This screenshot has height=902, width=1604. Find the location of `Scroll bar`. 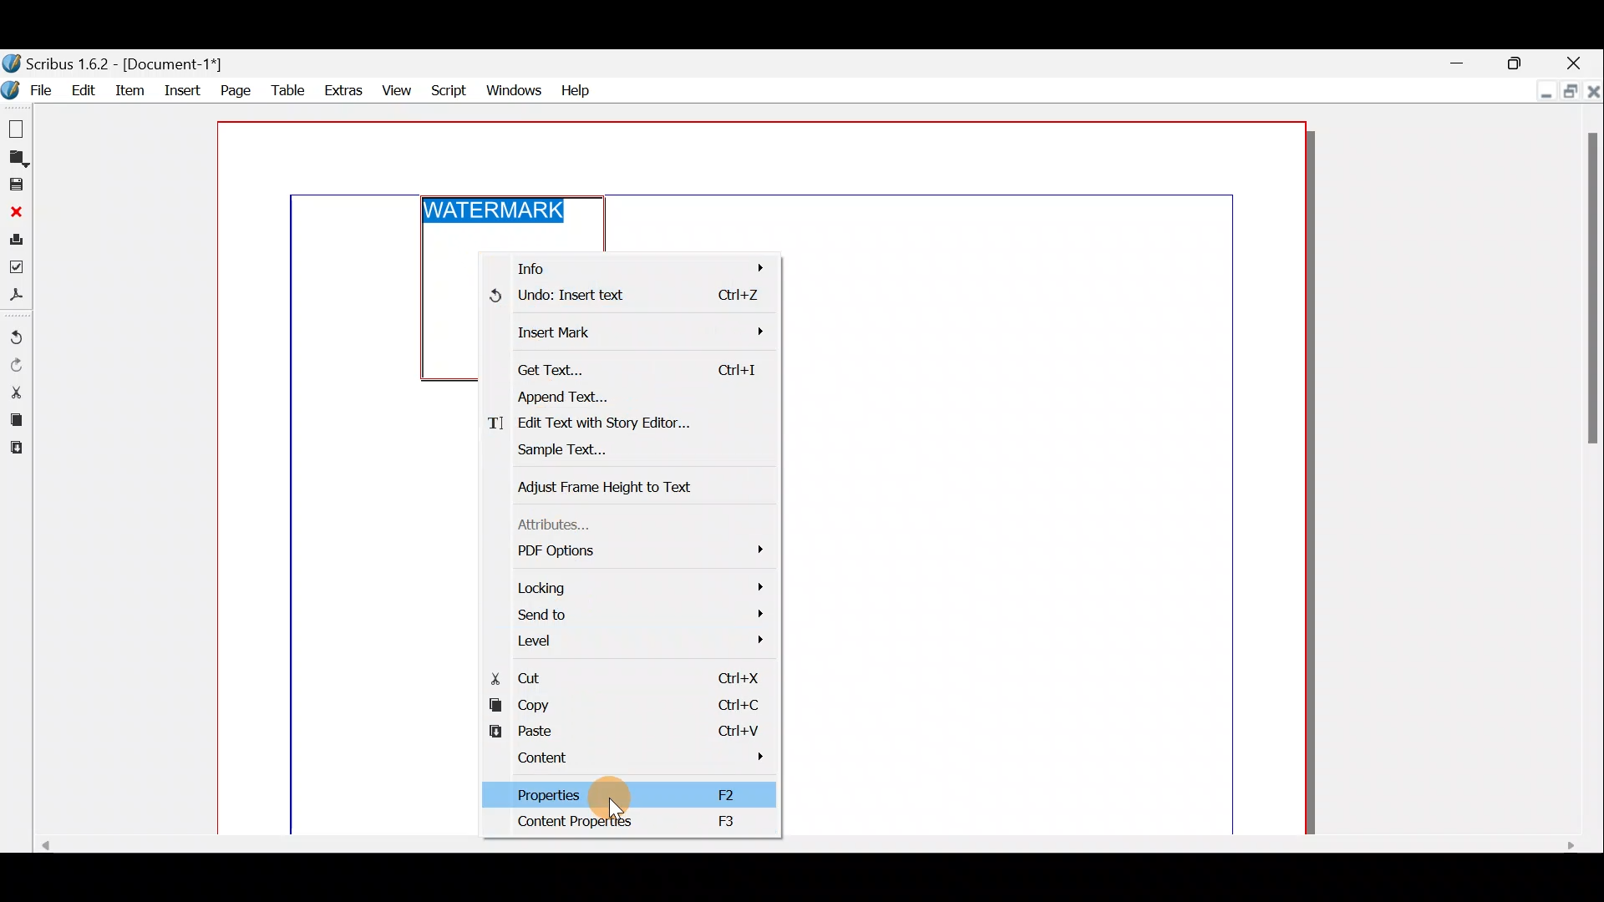

Scroll bar is located at coordinates (798, 847).